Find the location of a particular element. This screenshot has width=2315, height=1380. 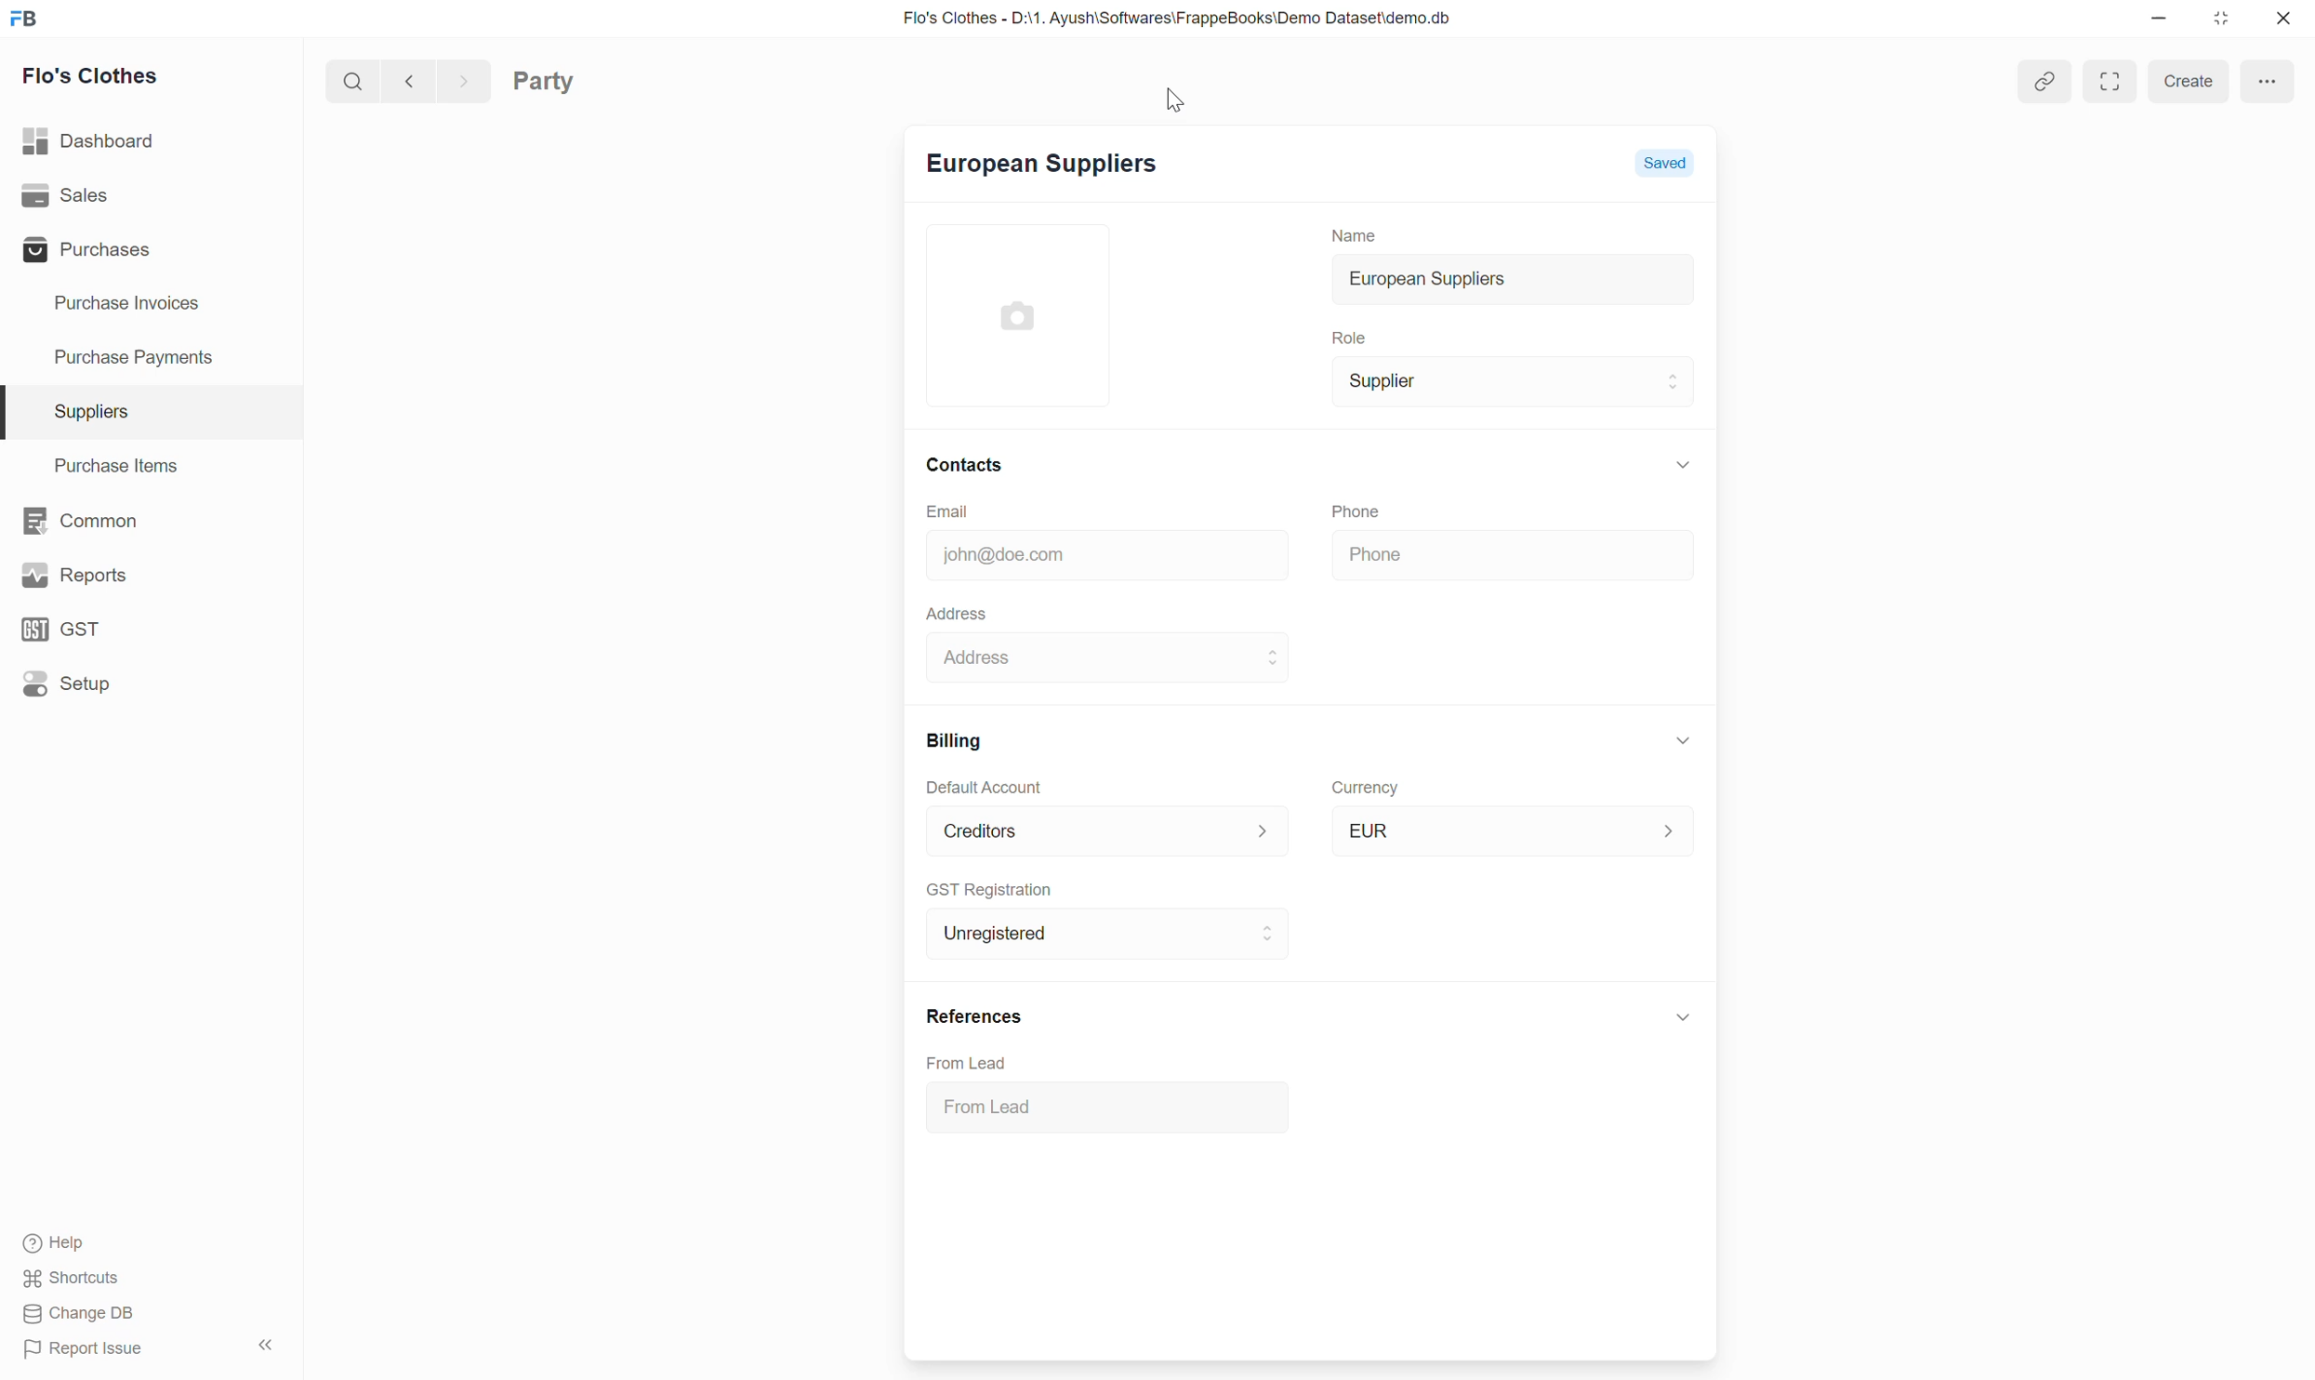

Purchase payments is located at coordinates (115, 356).